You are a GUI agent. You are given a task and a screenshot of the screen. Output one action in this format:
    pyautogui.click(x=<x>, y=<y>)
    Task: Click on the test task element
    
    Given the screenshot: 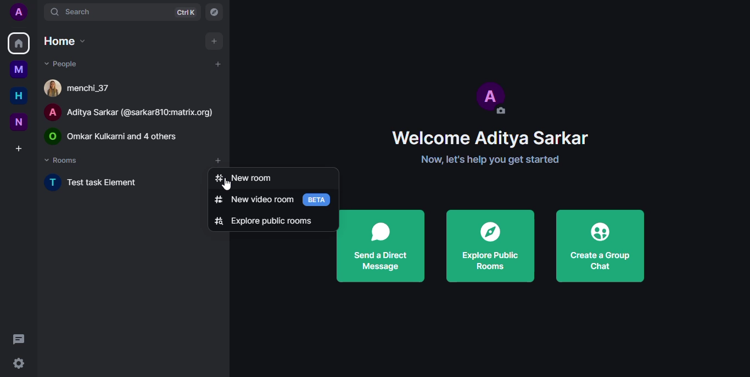 What is the action you would take?
    pyautogui.click(x=100, y=184)
    